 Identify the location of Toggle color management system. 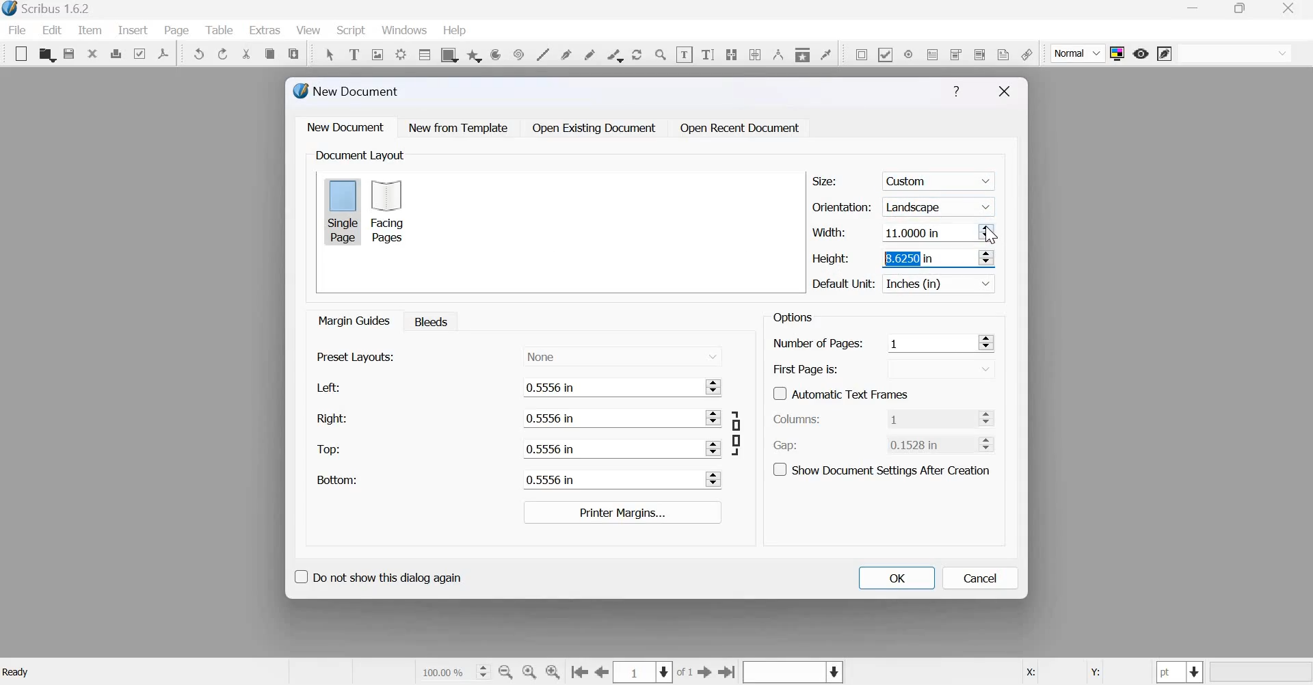
(1117, 53).